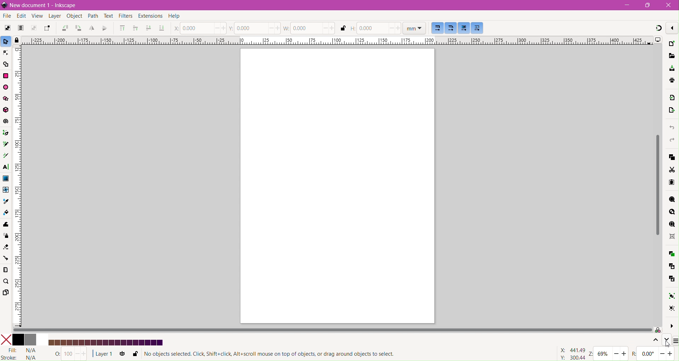 The height and width of the screenshot is (361, 679). I want to click on Vertical Ruler, so click(17, 186).